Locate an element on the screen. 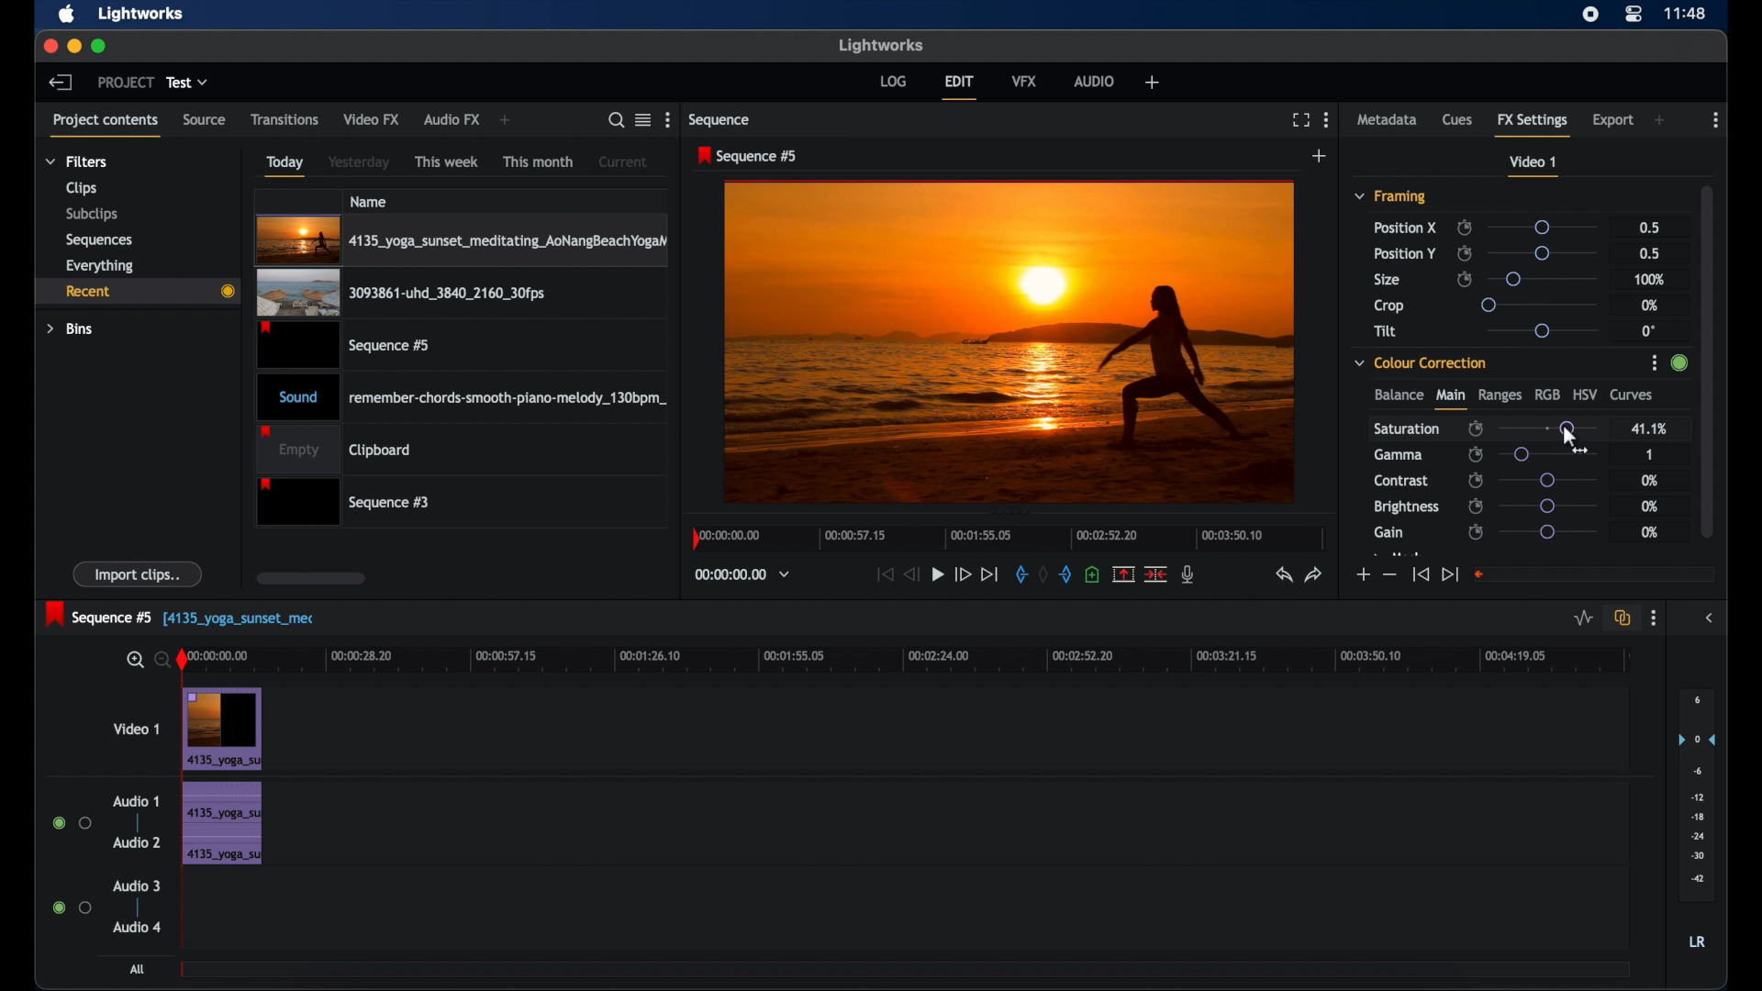 This screenshot has width=1762, height=991. tilt is located at coordinates (1386, 331).